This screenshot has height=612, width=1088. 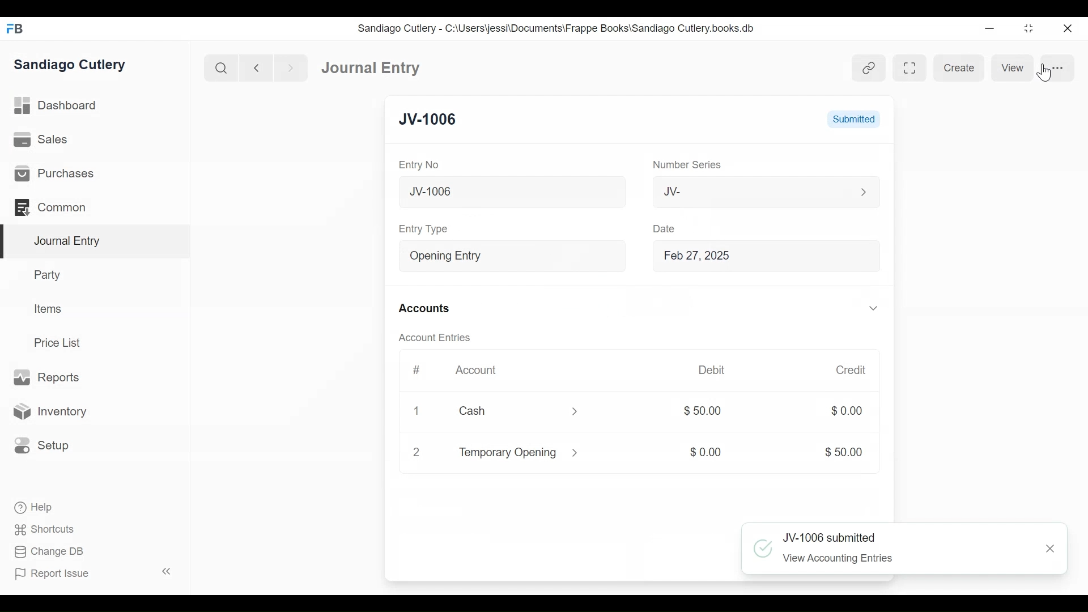 I want to click on Expand, so click(x=577, y=452).